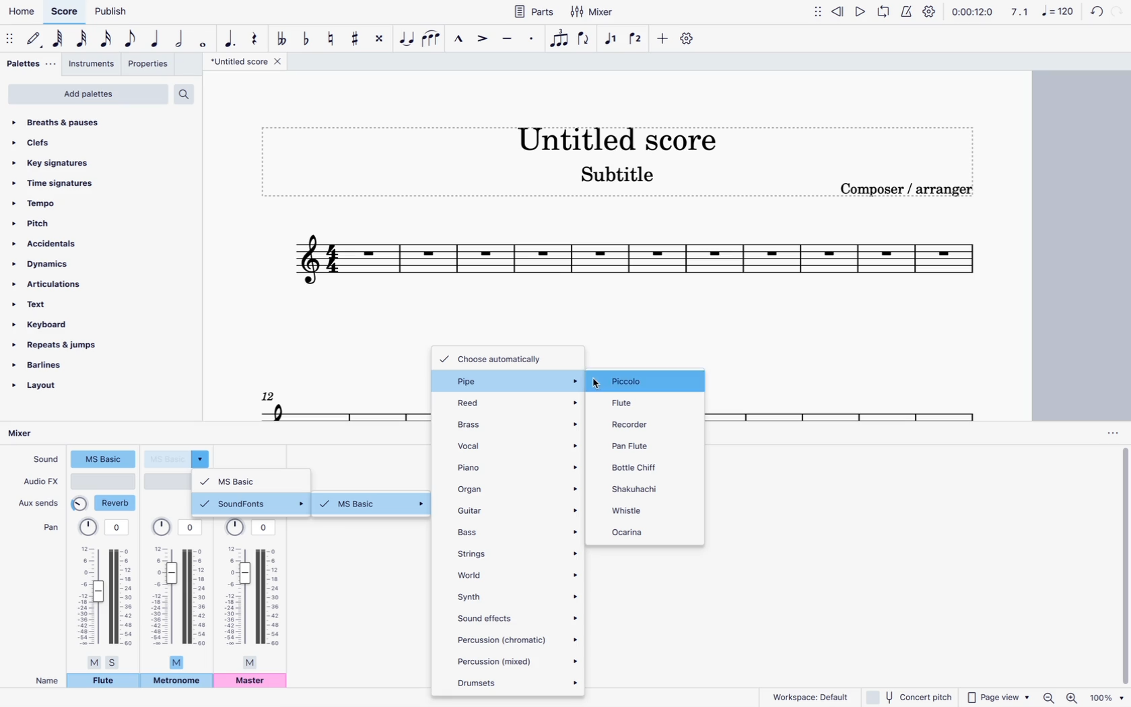 The width and height of the screenshot is (1131, 707). Describe the element at coordinates (611, 39) in the screenshot. I see `voice 1` at that location.